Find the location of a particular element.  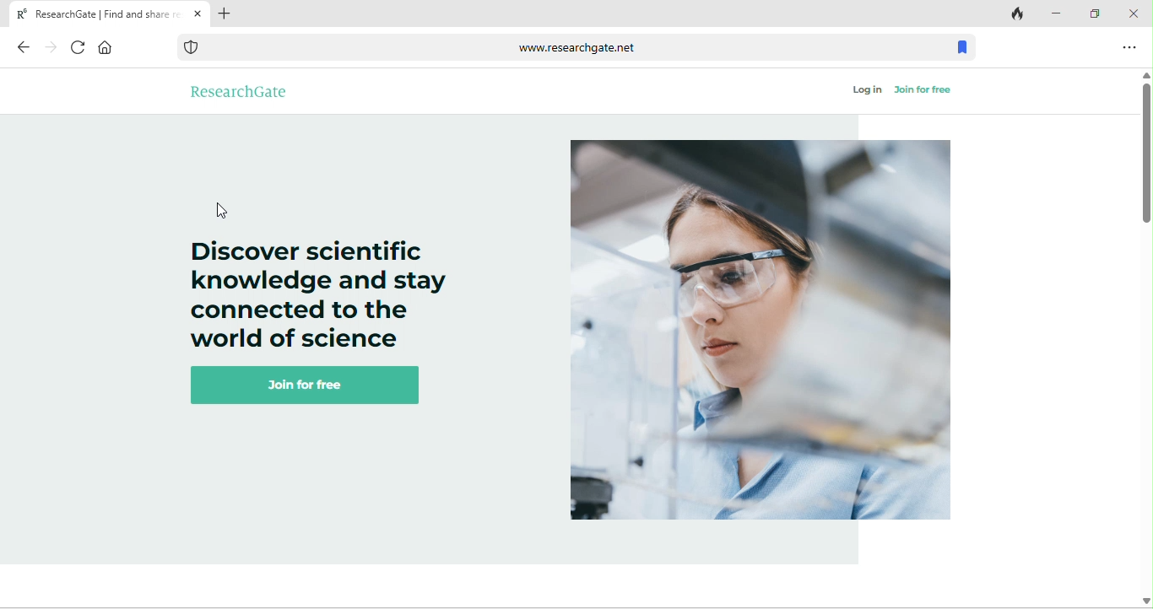

join for free is located at coordinates (306, 385).